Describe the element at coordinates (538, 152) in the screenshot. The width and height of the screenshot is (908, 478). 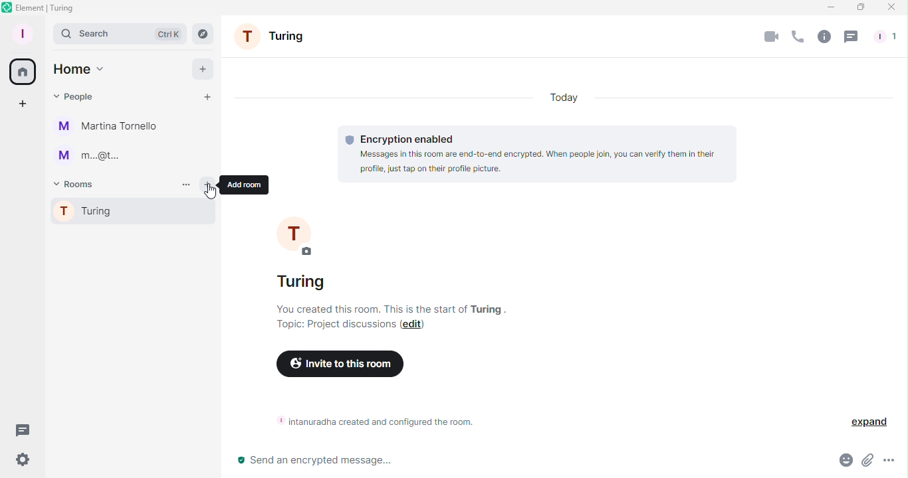
I see `Encryption information` at that location.